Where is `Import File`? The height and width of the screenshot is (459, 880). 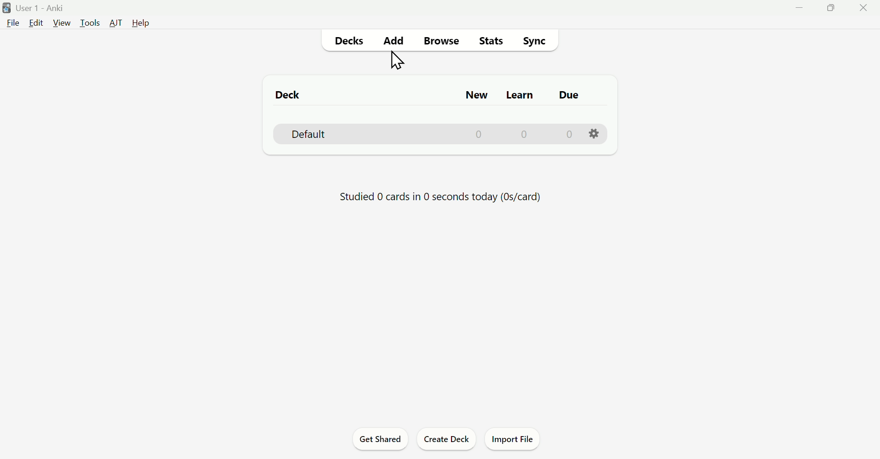
Import File is located at coordinates (516, 439).